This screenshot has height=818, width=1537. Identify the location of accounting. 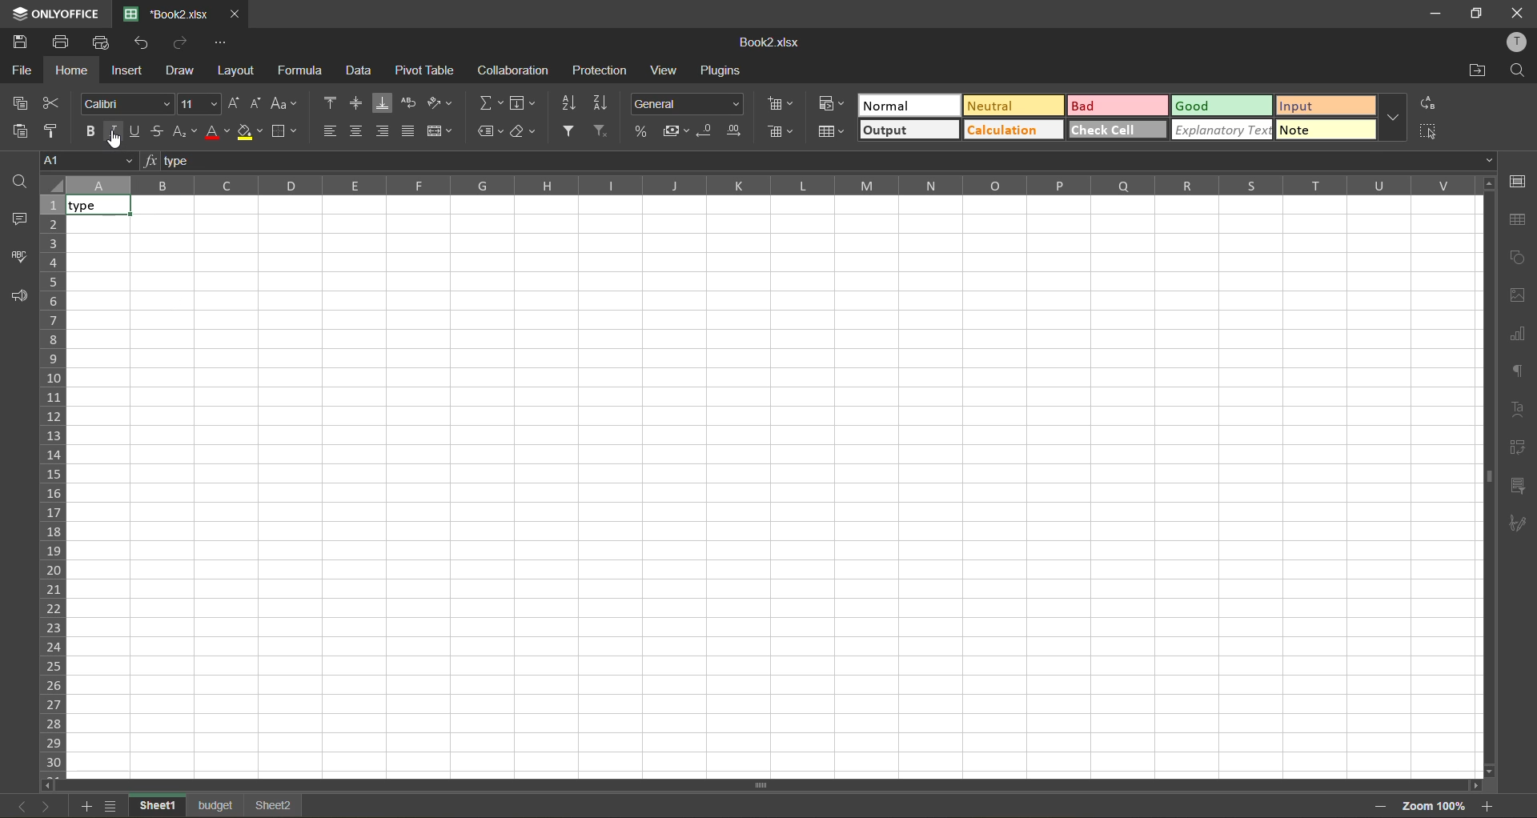
(676, 131).